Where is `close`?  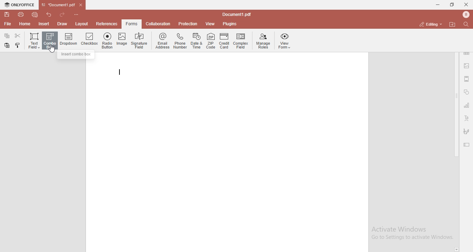
close is located at coordinates (466, 4).